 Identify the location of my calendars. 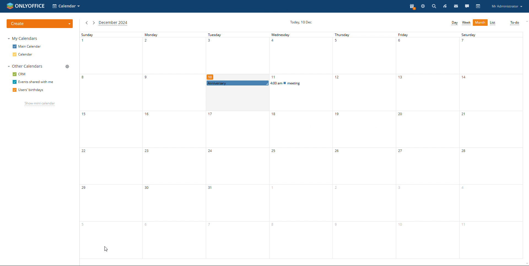
(23, 39).